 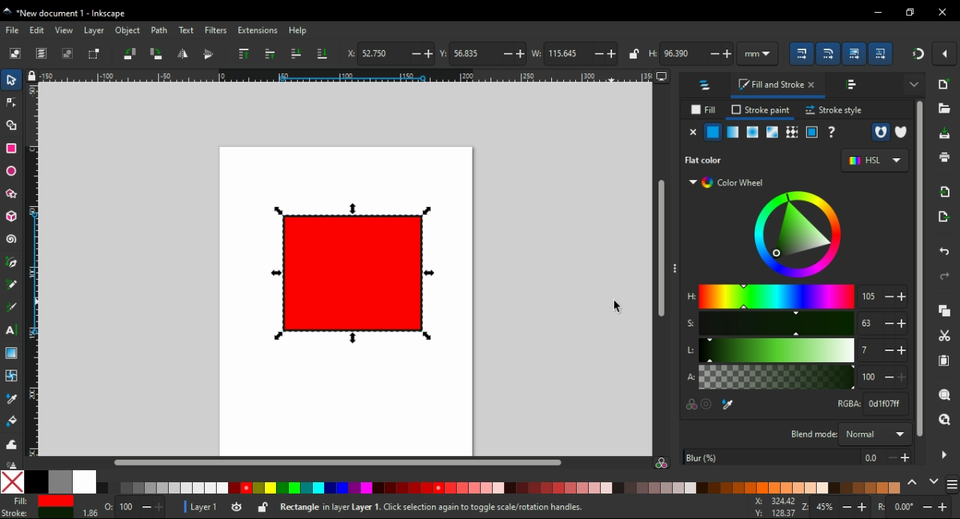 I want to click on 100, so click(x=868, y=323).